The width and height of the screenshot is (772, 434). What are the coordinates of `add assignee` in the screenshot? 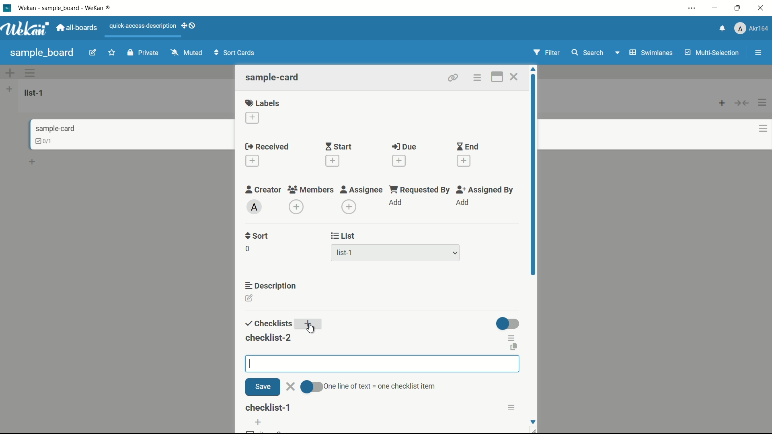 It's located at (349, 207).